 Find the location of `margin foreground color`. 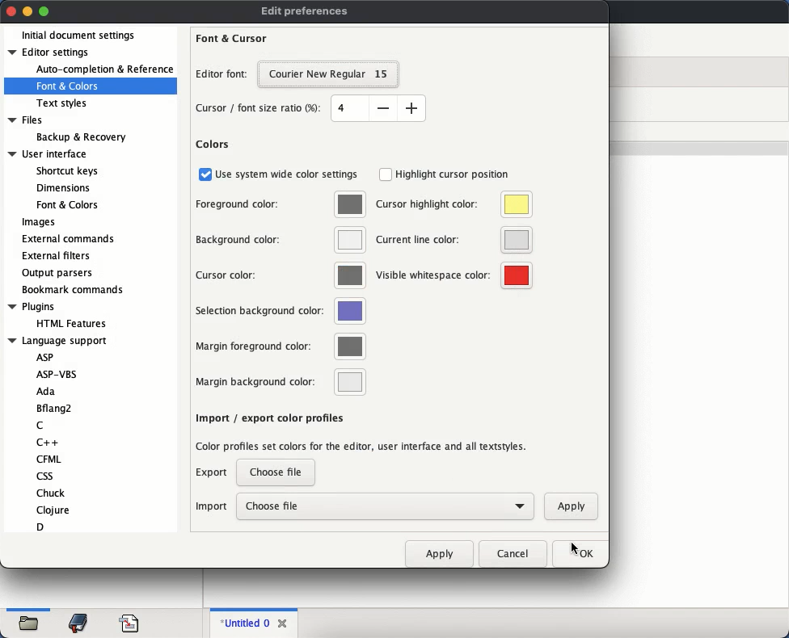

margin foreground color is located at coordinates (278, 346).